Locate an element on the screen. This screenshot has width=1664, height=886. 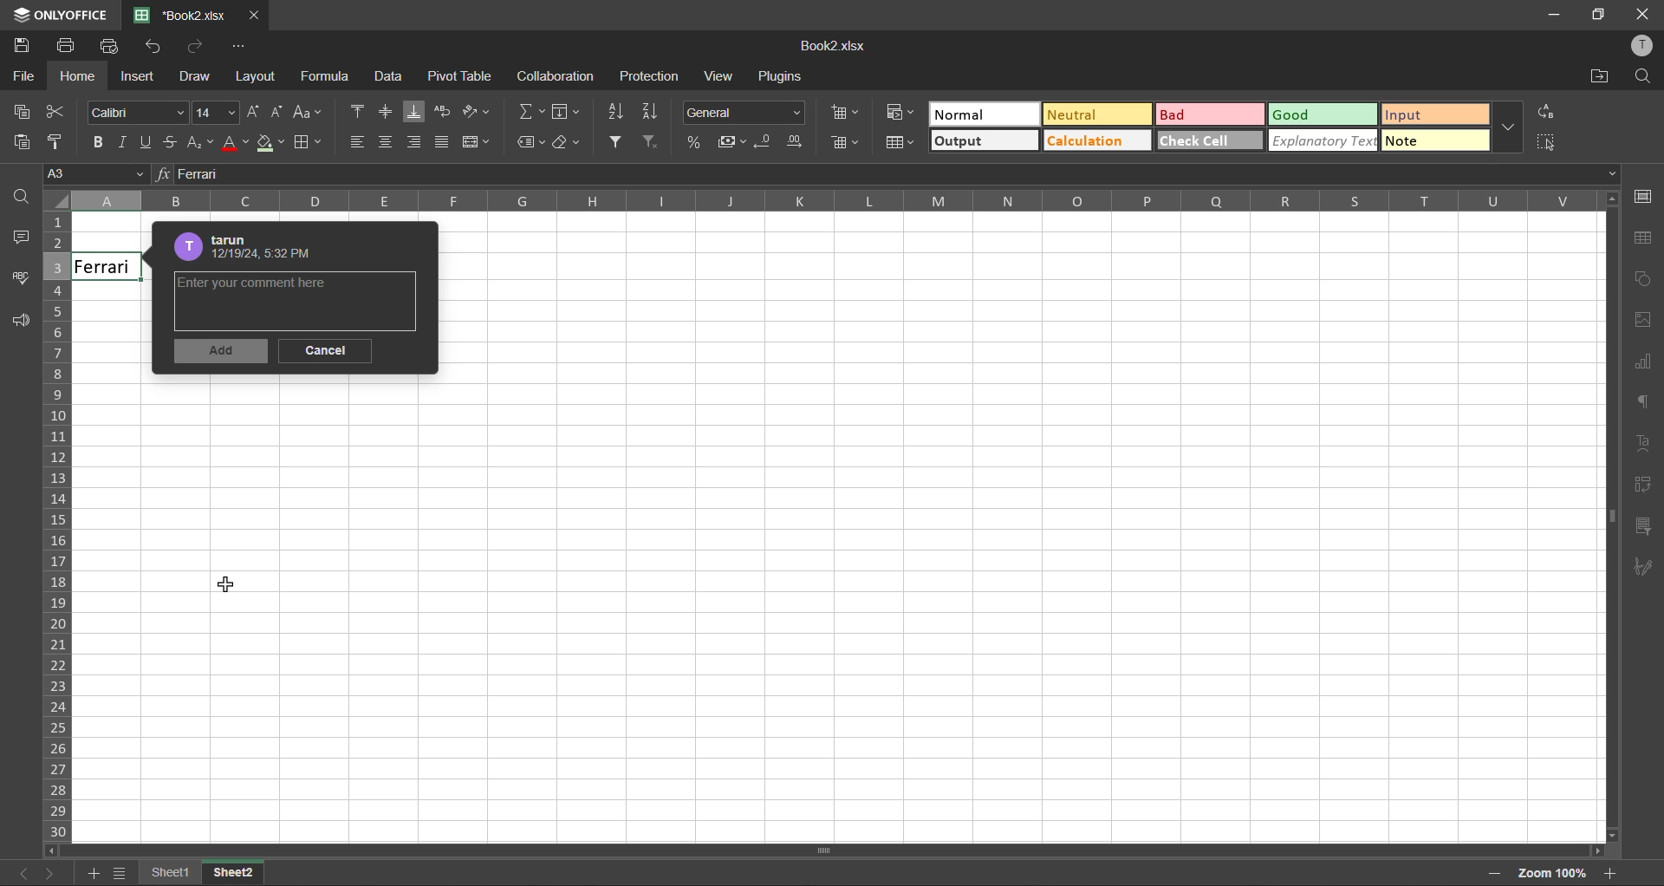
redo is located at coordinates (198, 48).